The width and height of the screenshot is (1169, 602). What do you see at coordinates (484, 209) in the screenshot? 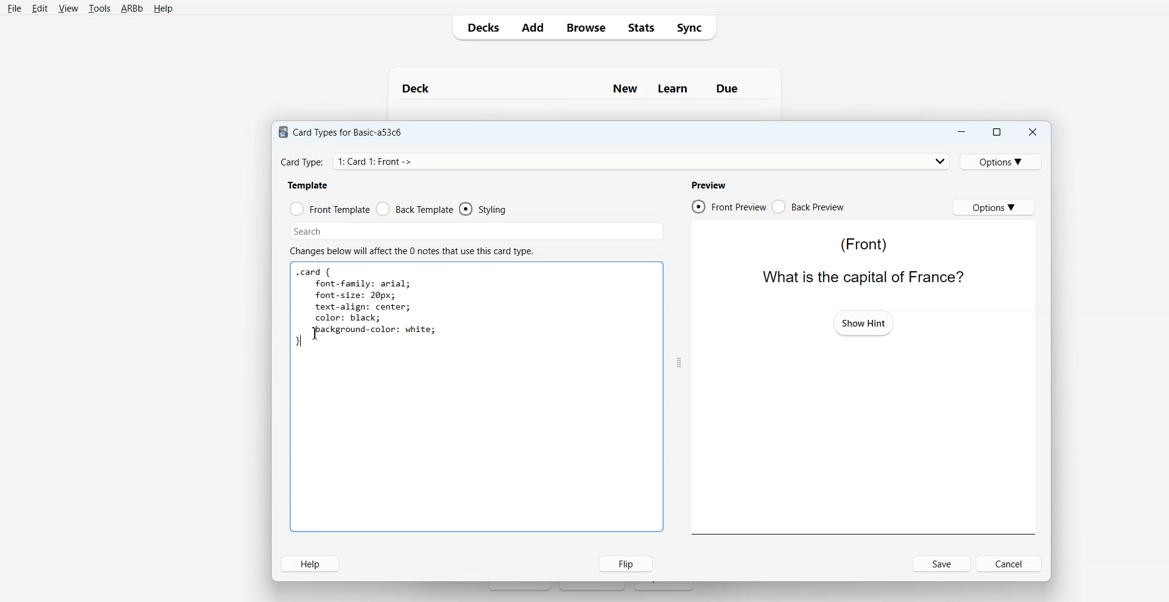
I see `Styling` at bounding box center [484, 209].